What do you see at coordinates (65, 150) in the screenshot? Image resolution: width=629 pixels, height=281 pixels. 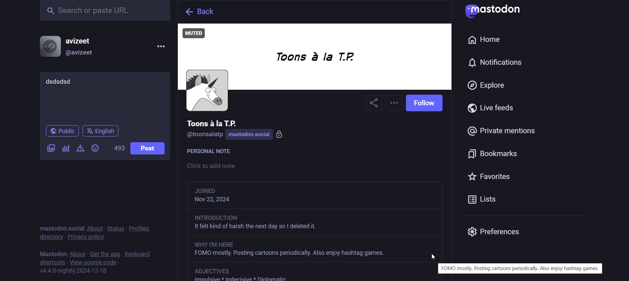 I see `add a poll` at bounding box center [65, 150].